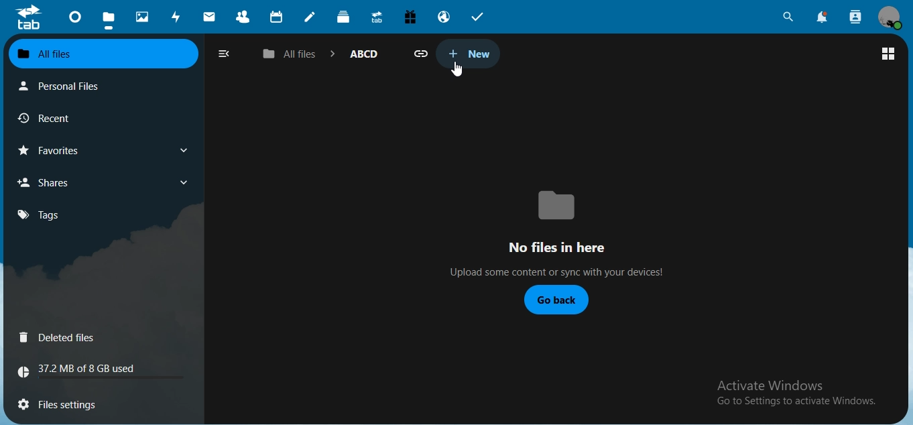 The image size is (913, 425). I want to click on files, so click(108, 18).